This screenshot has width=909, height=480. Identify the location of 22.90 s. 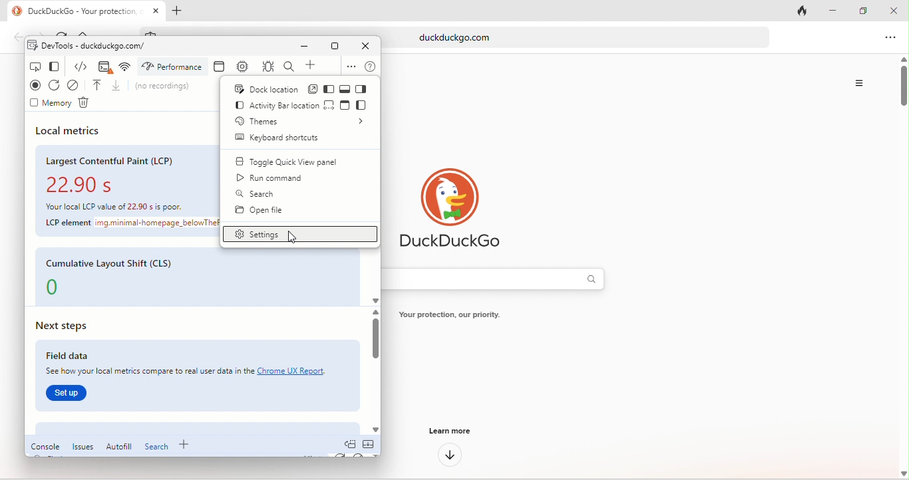
(96, 183).